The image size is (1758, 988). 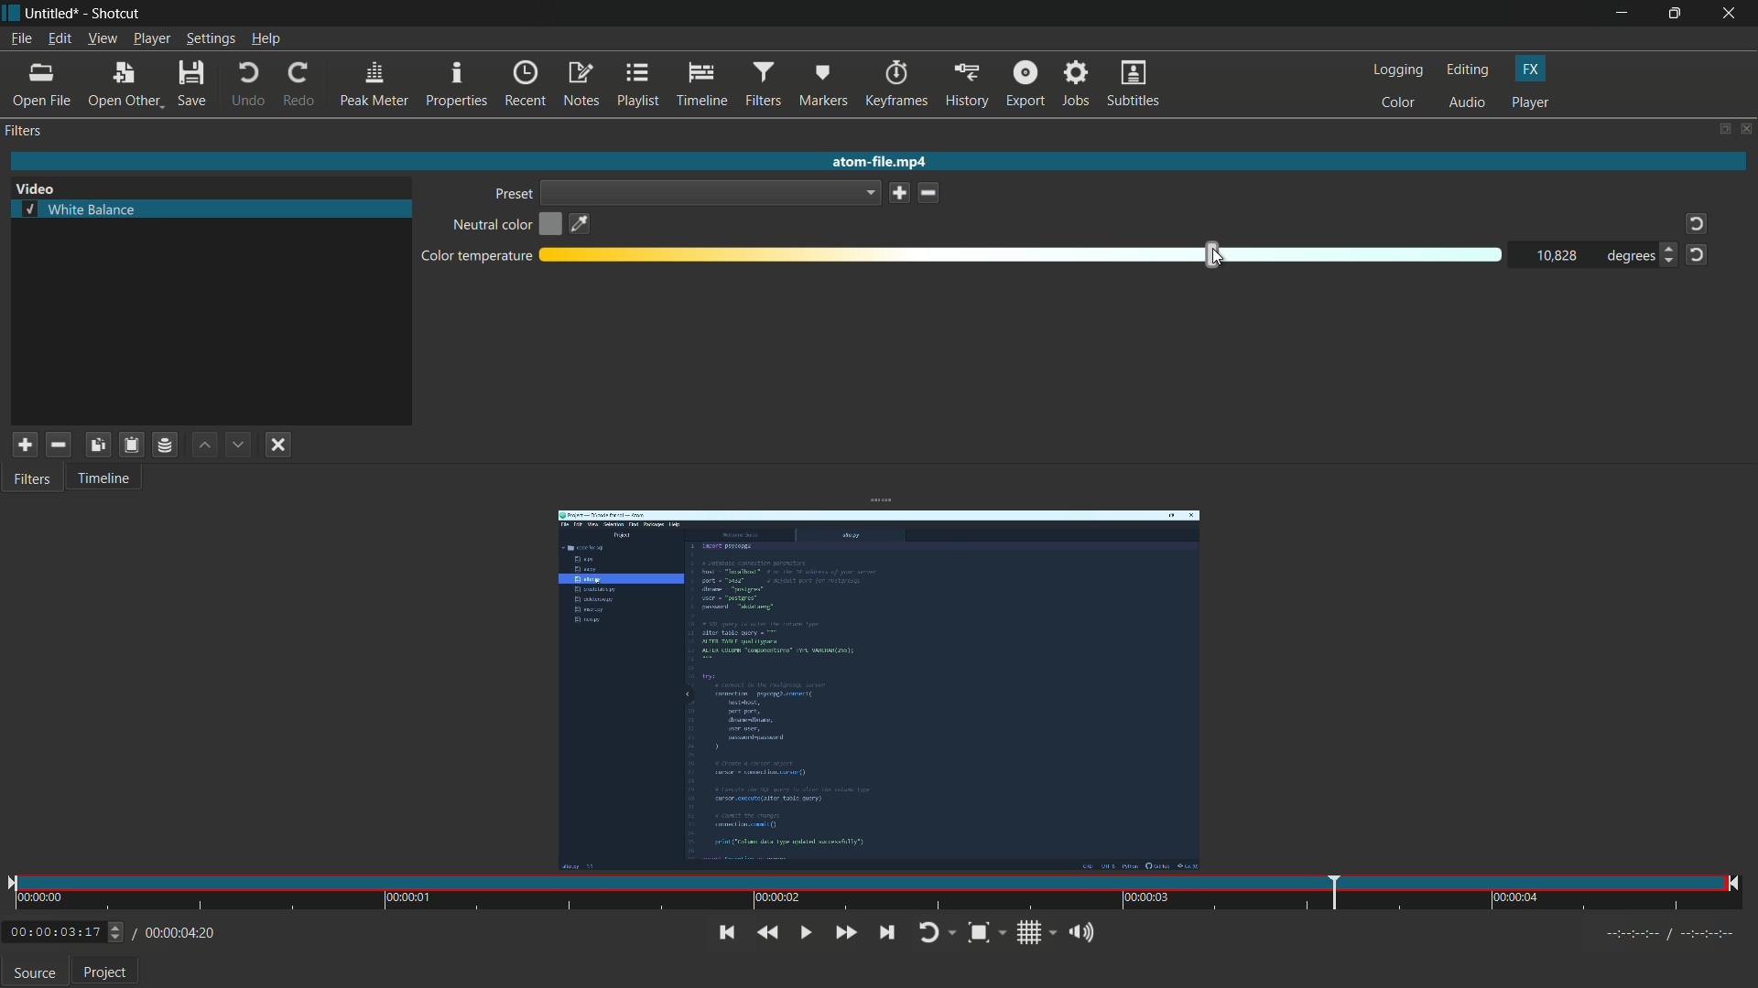 I want to click on project, so click(x=105, y=974).